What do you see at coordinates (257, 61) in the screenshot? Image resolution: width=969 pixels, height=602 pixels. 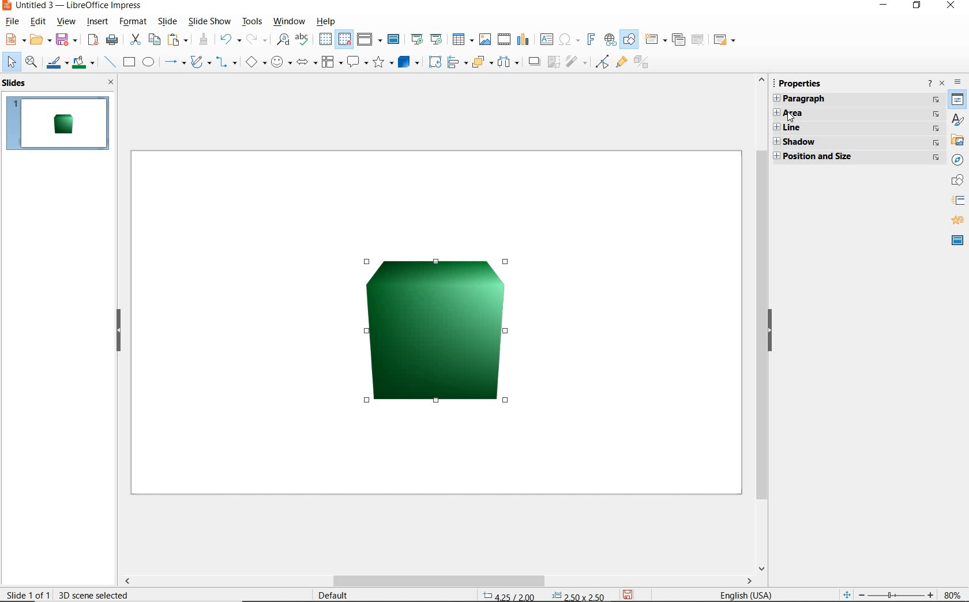 I see `basic shapes` at bounding box center [257, 61].